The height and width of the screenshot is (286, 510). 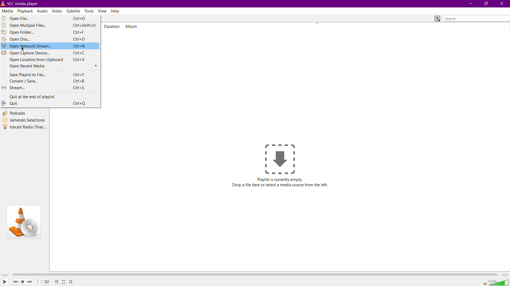 I want to click on Drop a file here or select a media source from the left., so click(x=280, y=185).